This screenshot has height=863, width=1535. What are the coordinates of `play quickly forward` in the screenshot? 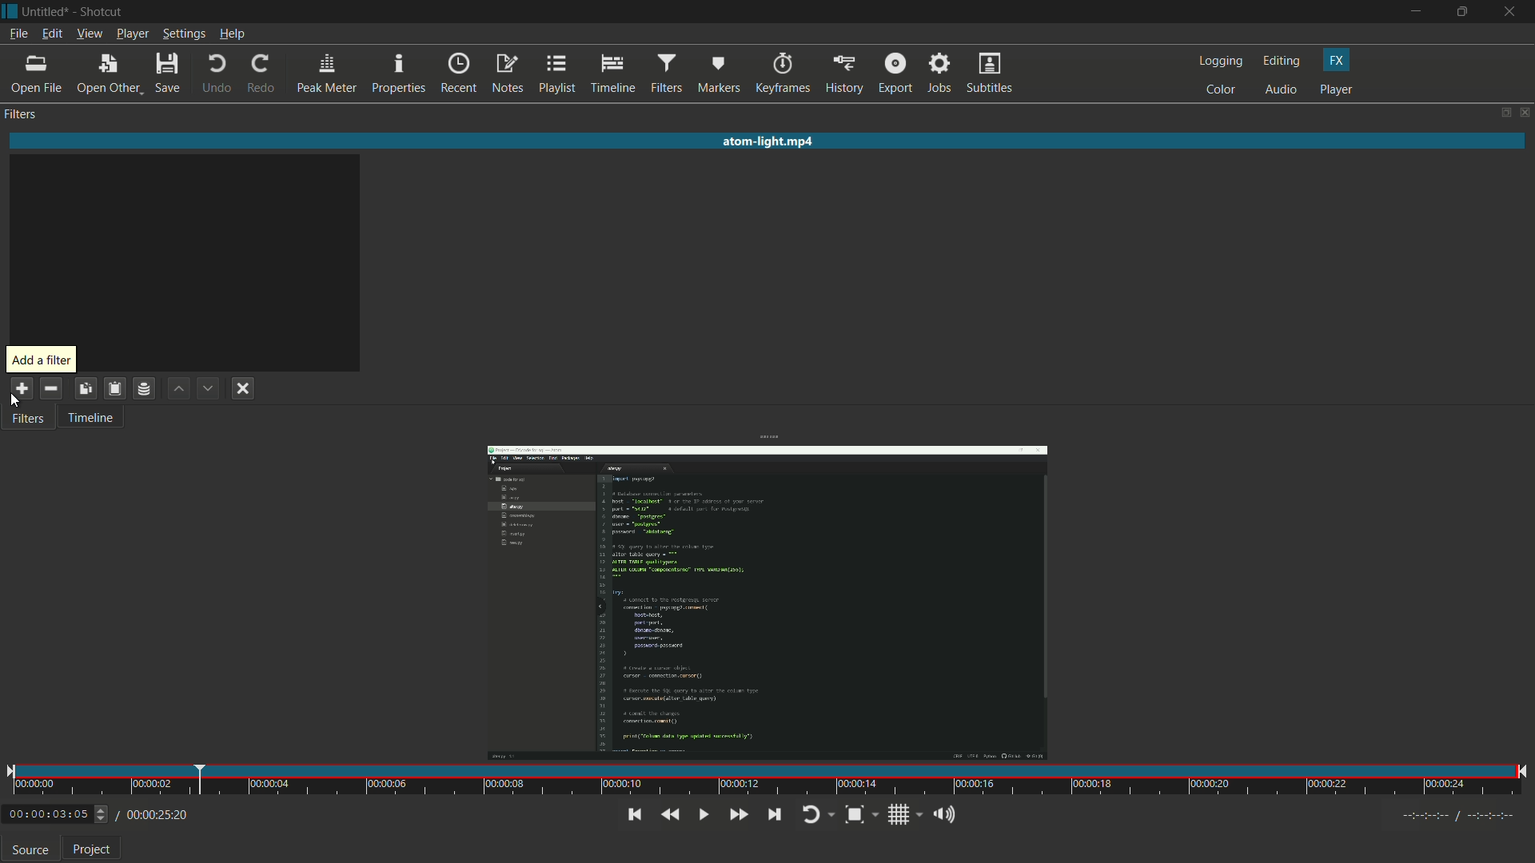 It's located at (740, 813).